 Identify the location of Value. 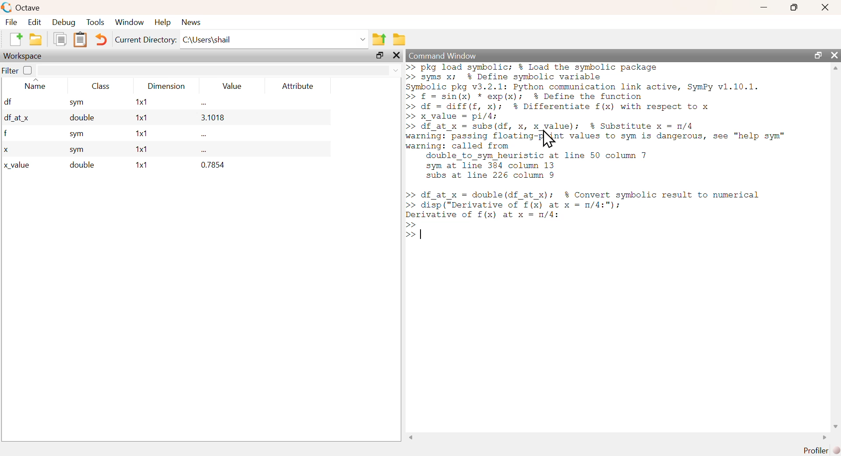
(230, 86).